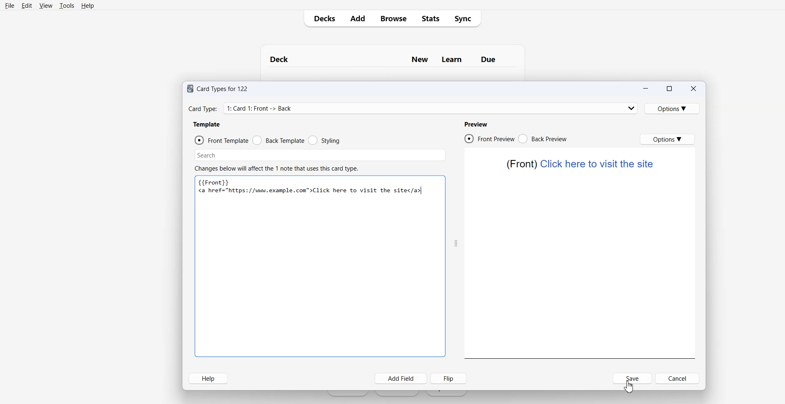 The image size is (785, 404). Describe the element at coordinates (27, 5) in the screenshot. I see `Edit` at that location.